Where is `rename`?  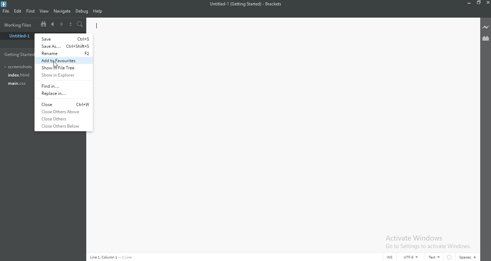 rename is located at coordinates (65, 54).